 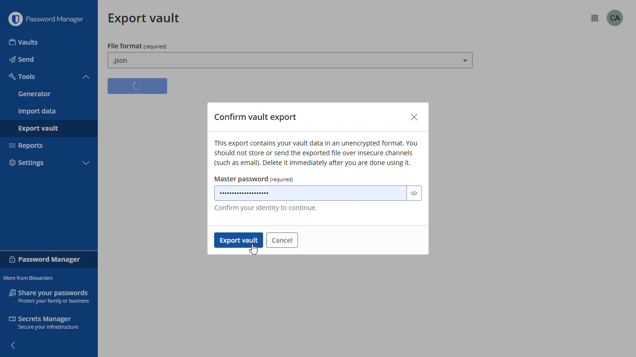 I want to click on password manager, so click(x=57, y=20).